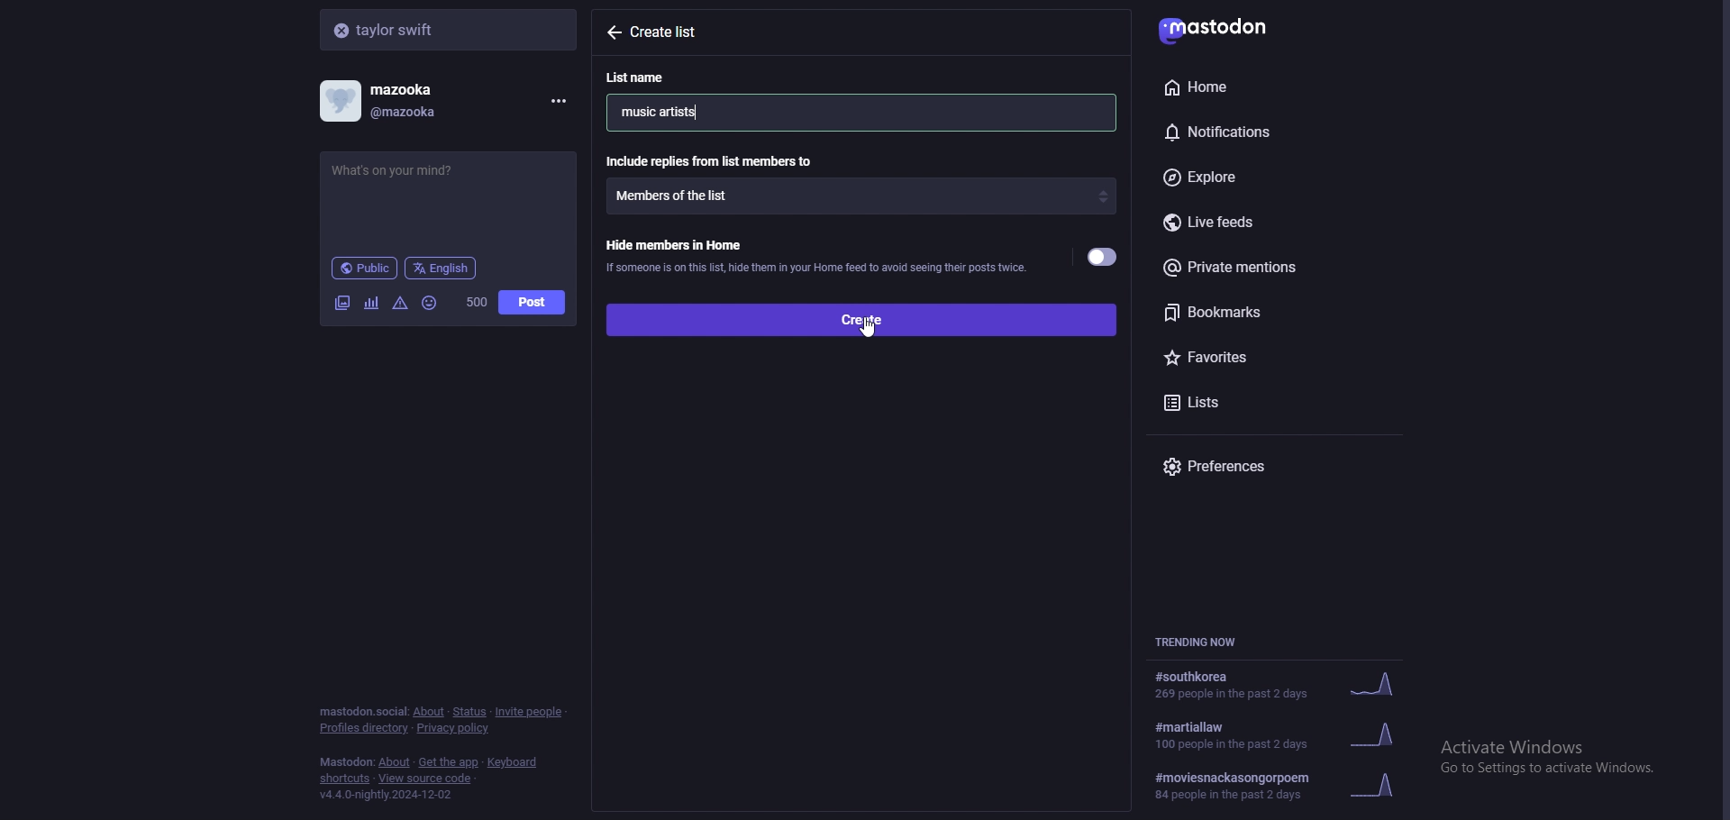 The width and height of the screenshot is (1730, 820). What do you see at coordinates (346, 762) in the screenshot?
I see `mastodon` at bounding box center [346, 762].